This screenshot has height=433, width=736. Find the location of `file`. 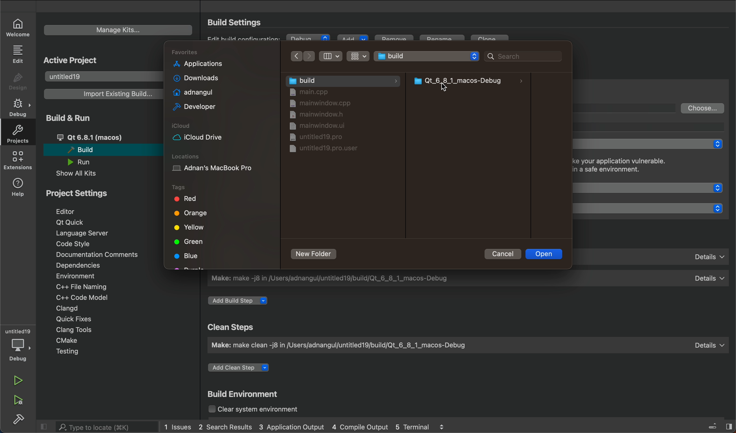

file is located at coordinates (316, 92).